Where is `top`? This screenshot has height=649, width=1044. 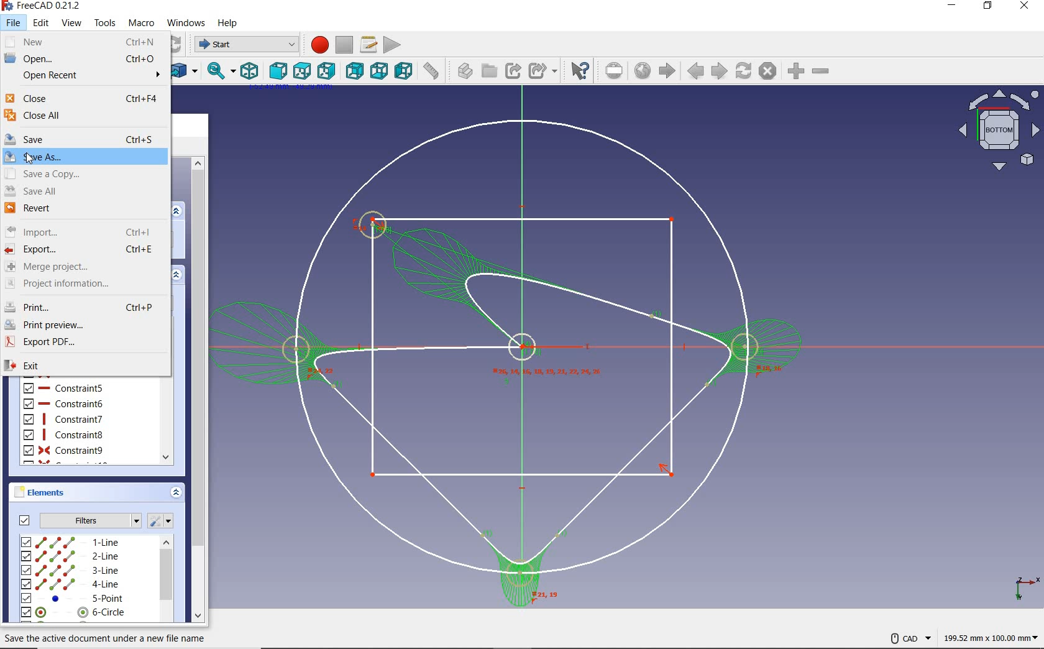
top is located at coordinates (302, 70).